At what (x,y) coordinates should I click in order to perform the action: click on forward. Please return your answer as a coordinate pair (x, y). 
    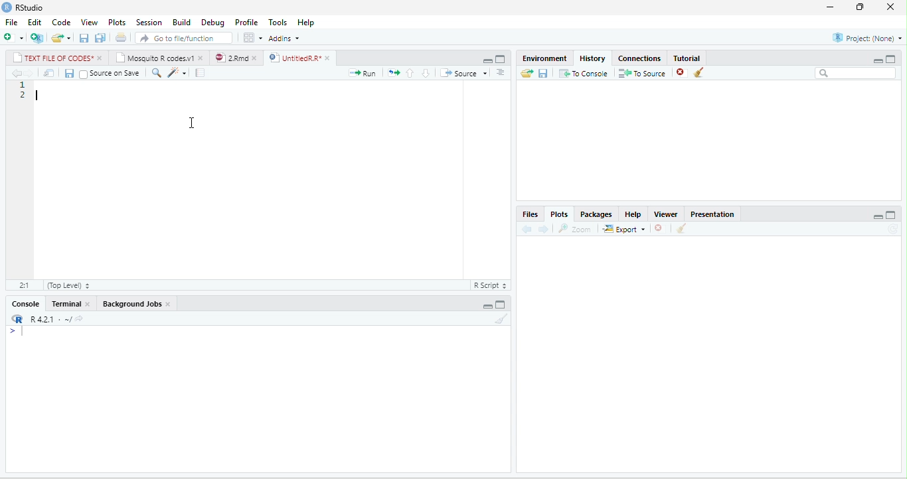
    Looking at the image, I should click on (543, 230).